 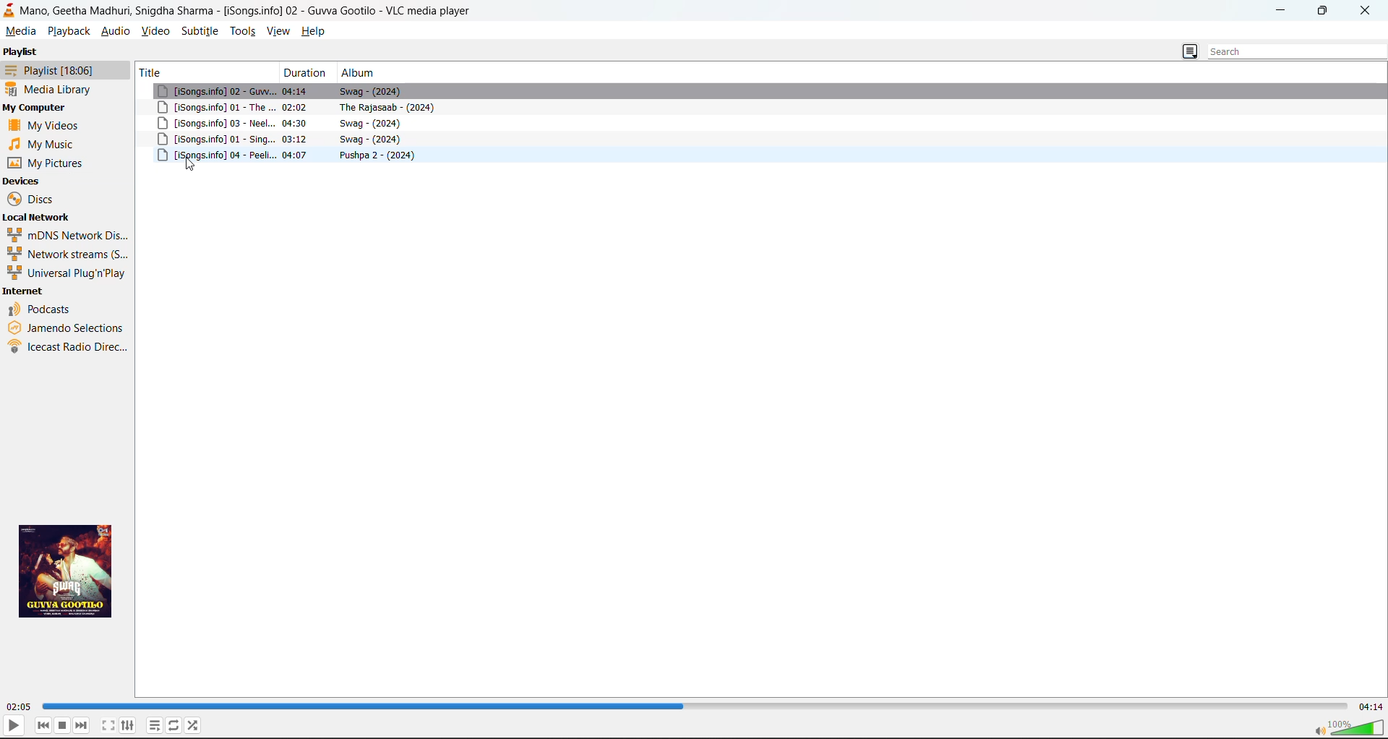 What do you see at coordinates (66, 234) in the screenshot?
I see `mdns network` at bounding box center [66, 234].